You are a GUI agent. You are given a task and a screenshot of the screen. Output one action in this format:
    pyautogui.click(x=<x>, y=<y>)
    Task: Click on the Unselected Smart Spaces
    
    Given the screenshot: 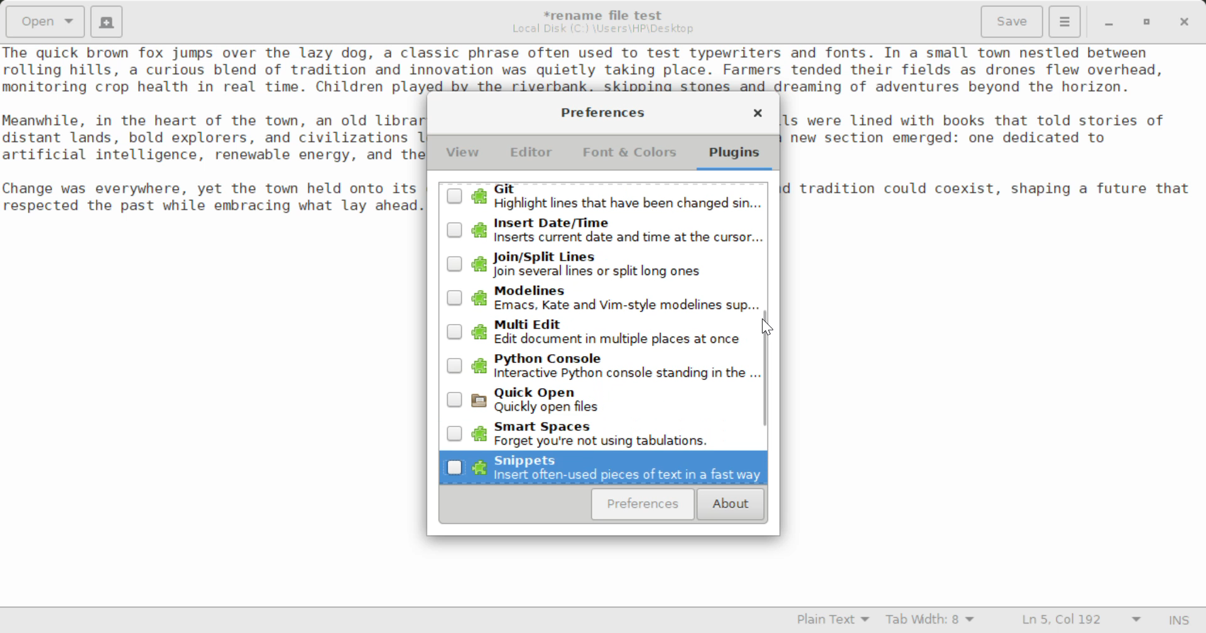 What is the action you would take?
    pyautogui.click(x=602, y=433)
    